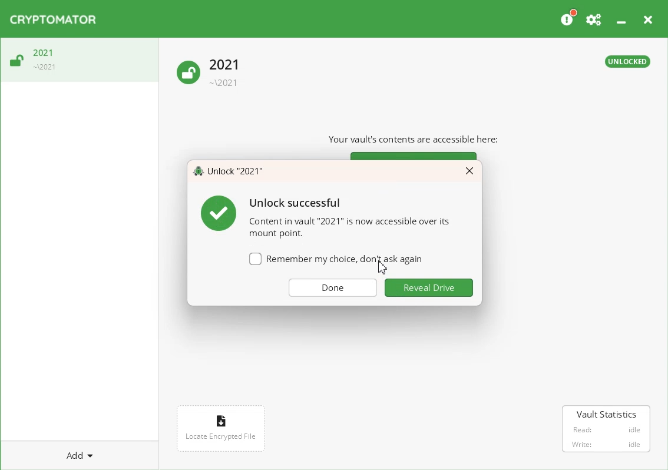  What do you see at coordinates (629, 62) in the screenshot?
I see `Text` at bounding box center [629, 62].